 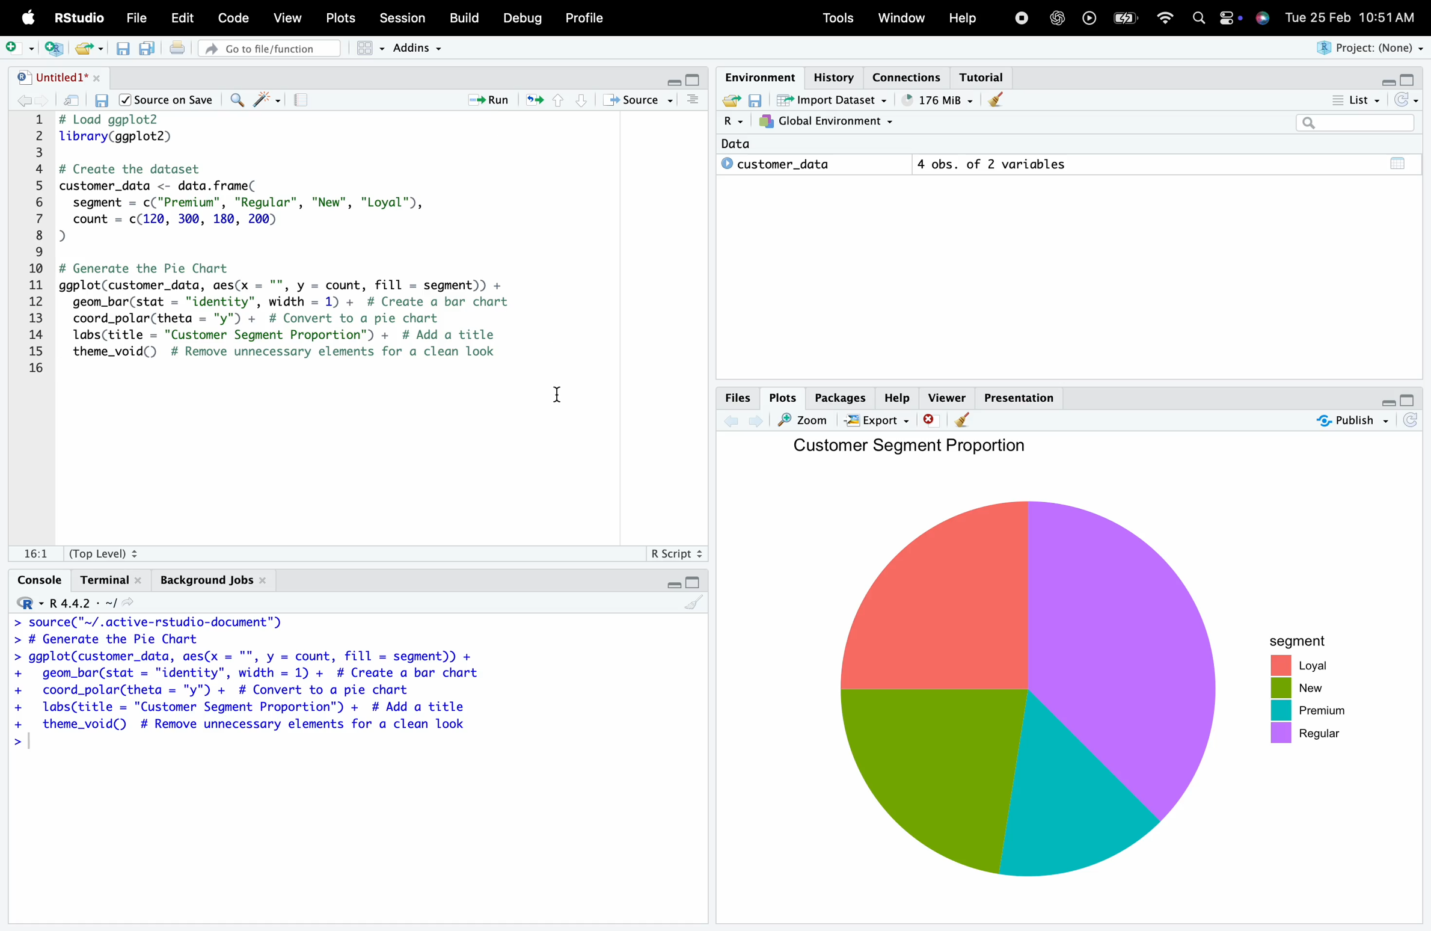 What do you see at coordinates (1352, 420) in the screenshot?
I see `Publish ~` at bounding box center [1352, 420].